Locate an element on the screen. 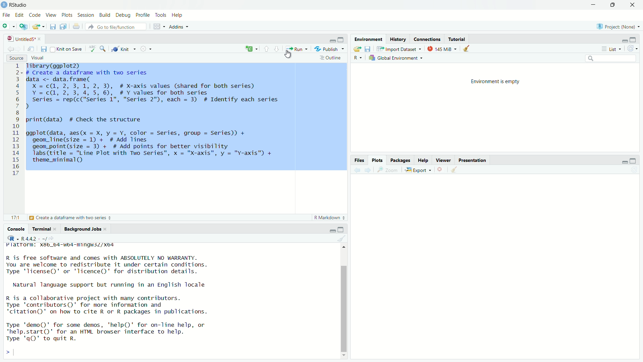 The width and height of the screenshot is (643, 362). R 4.4.2 is located at coordinates (32, 238).